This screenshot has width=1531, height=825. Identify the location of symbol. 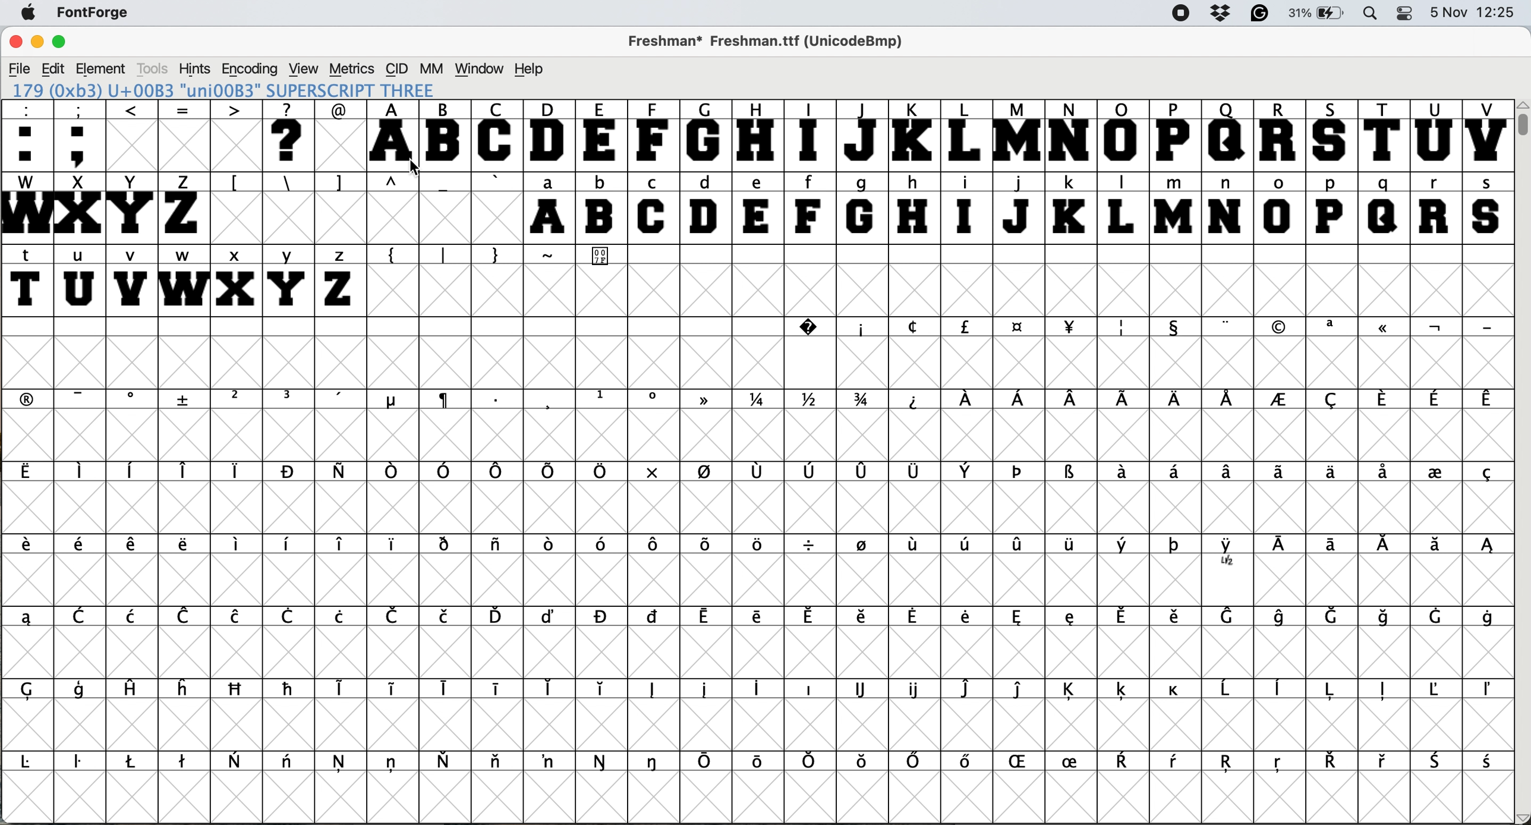
(133, 761).